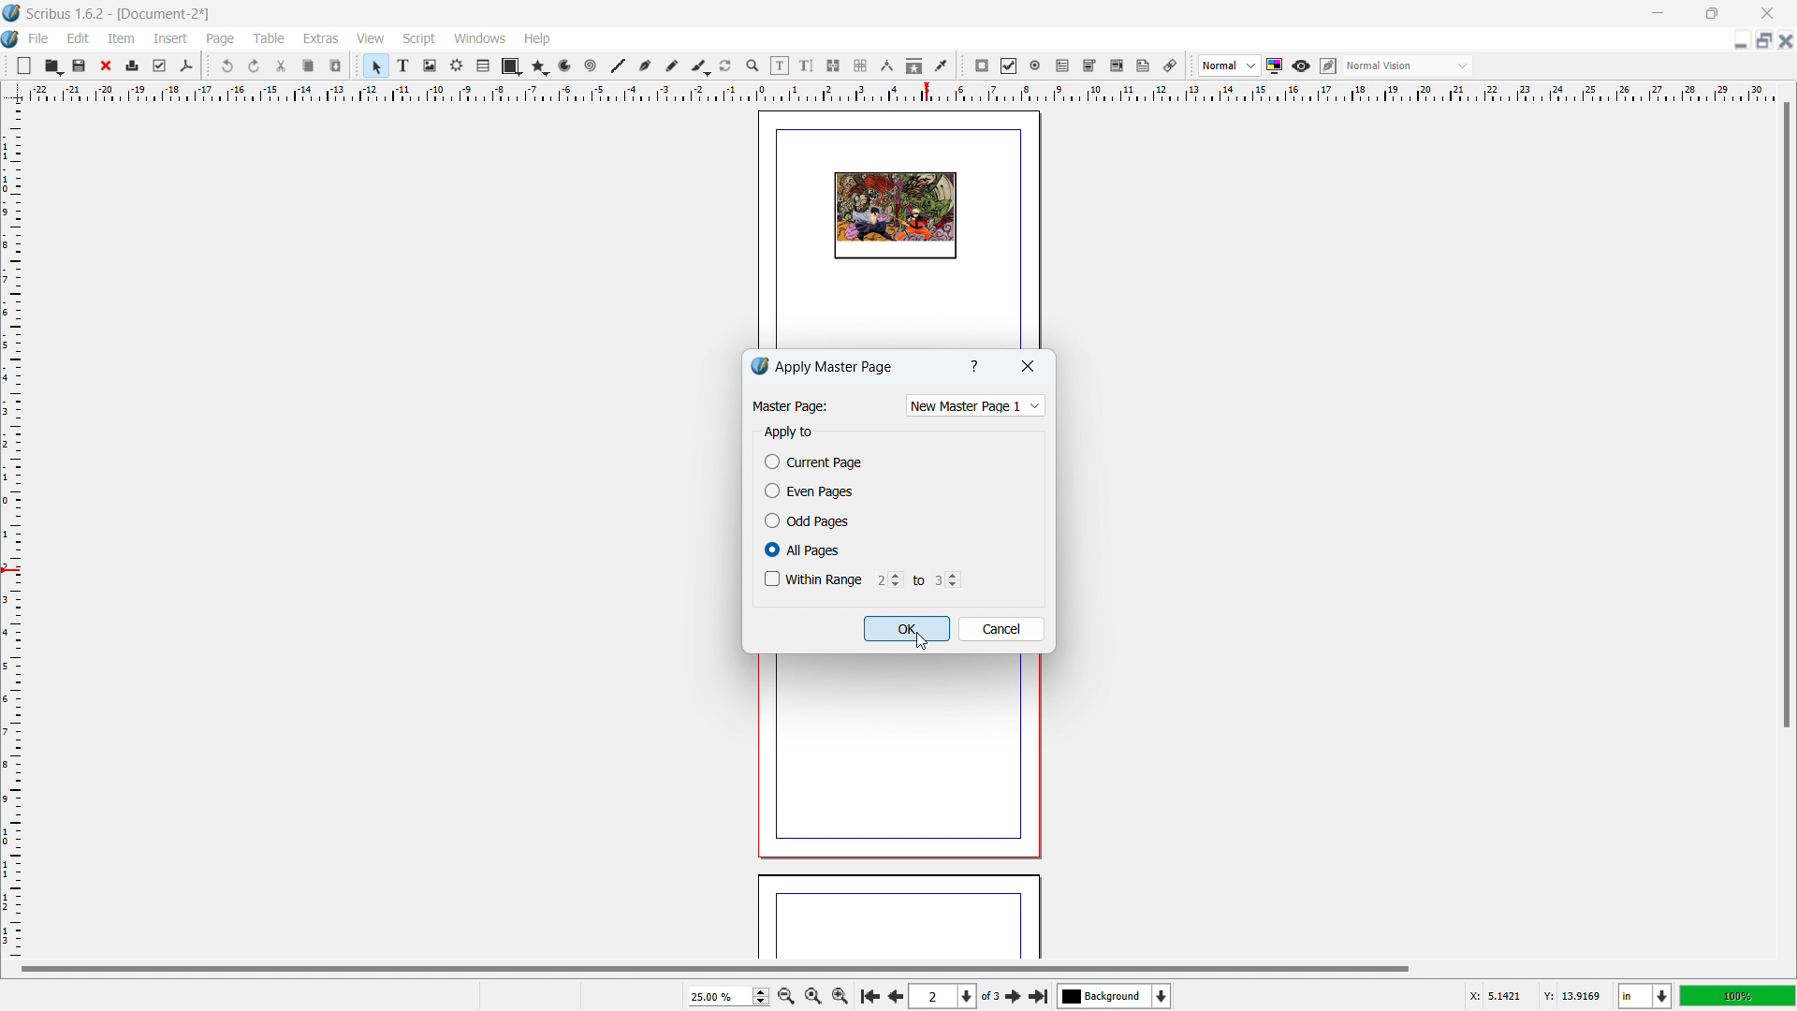 Image resolution: width=1797 pixels, height=1011 pixels. Describe the element at coordinates (371, 39) in the screenshot. I see `view` at that location.